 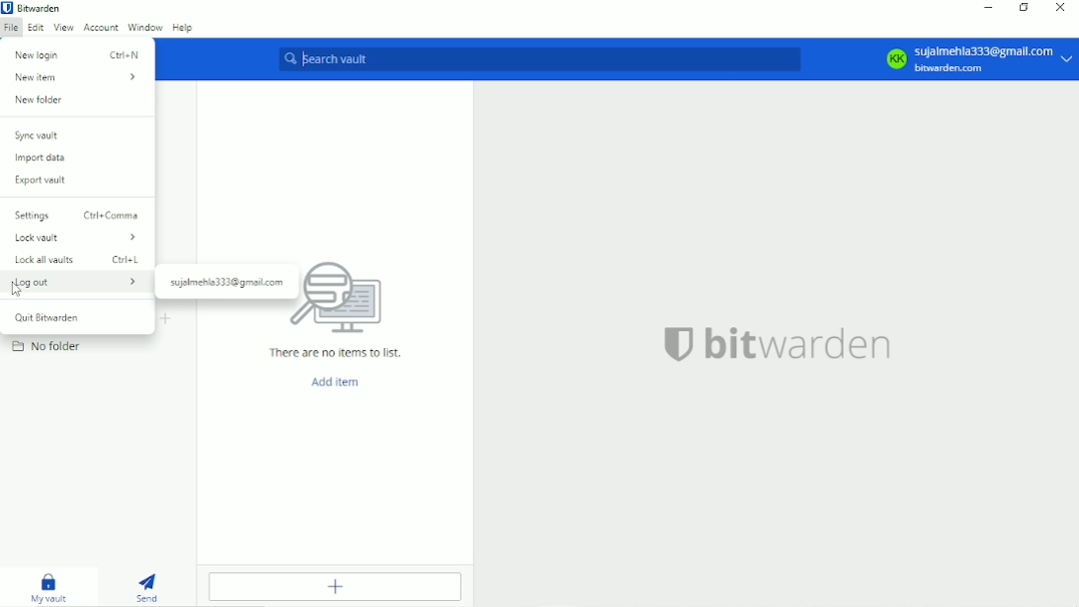 What do you see at coordinates (1061, 9) in the screenshot?
I see `Close` at bounding box center [1061, 9].